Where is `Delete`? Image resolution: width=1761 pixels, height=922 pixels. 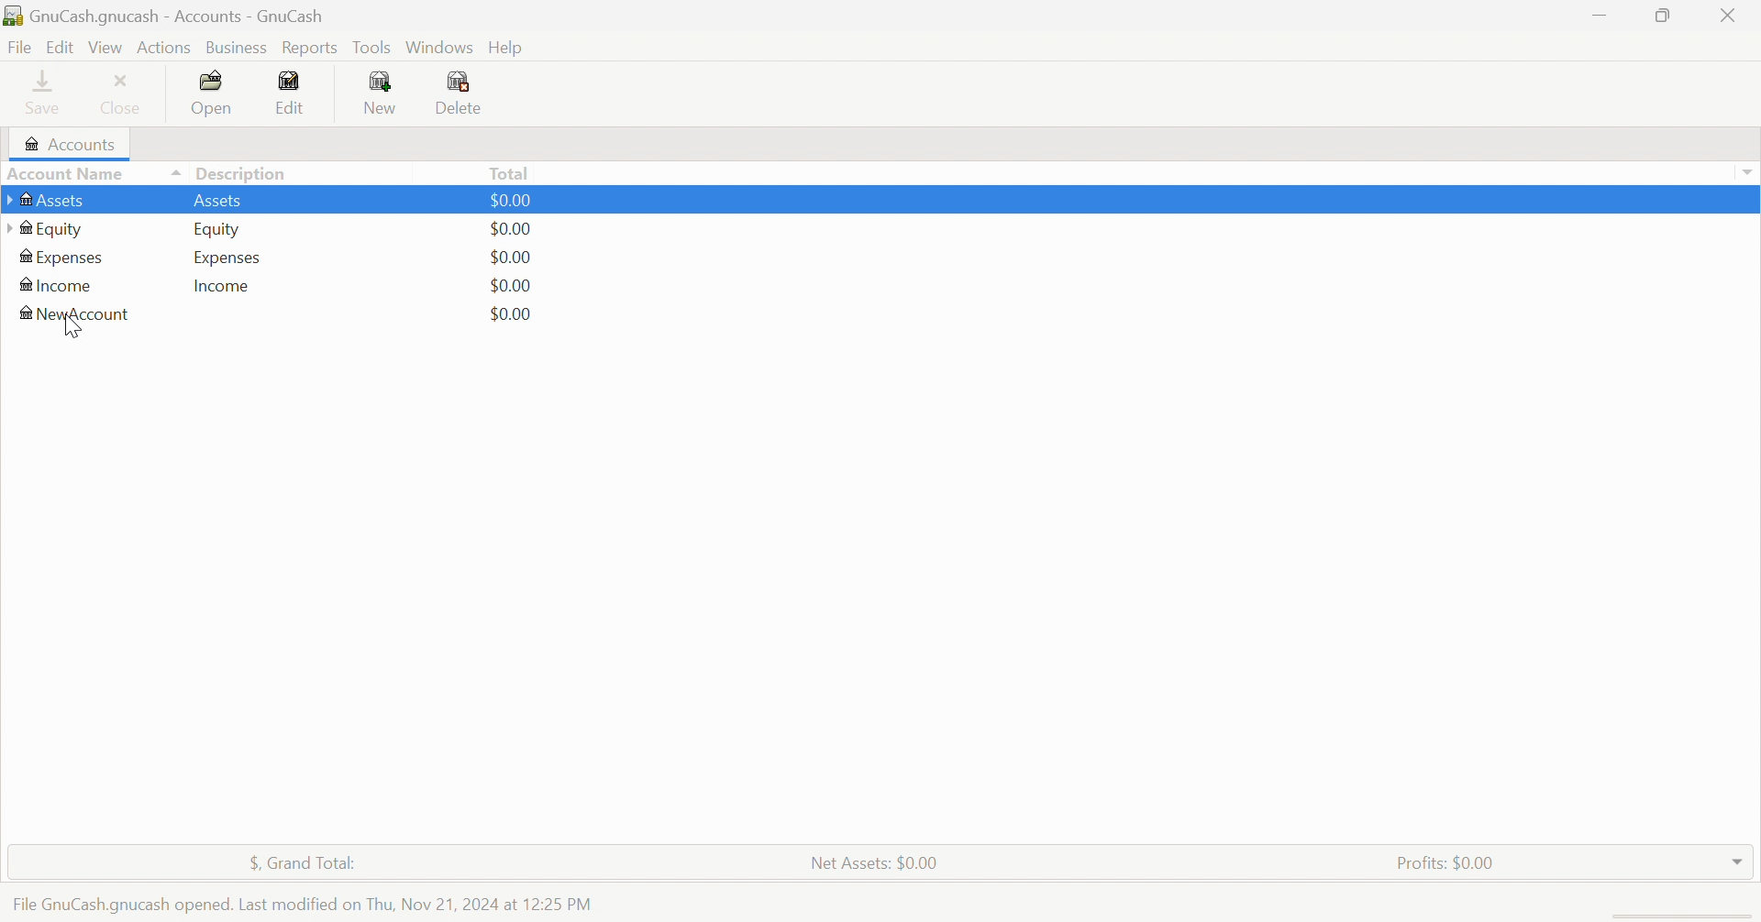 Delete is located at coordinates (460, 94).